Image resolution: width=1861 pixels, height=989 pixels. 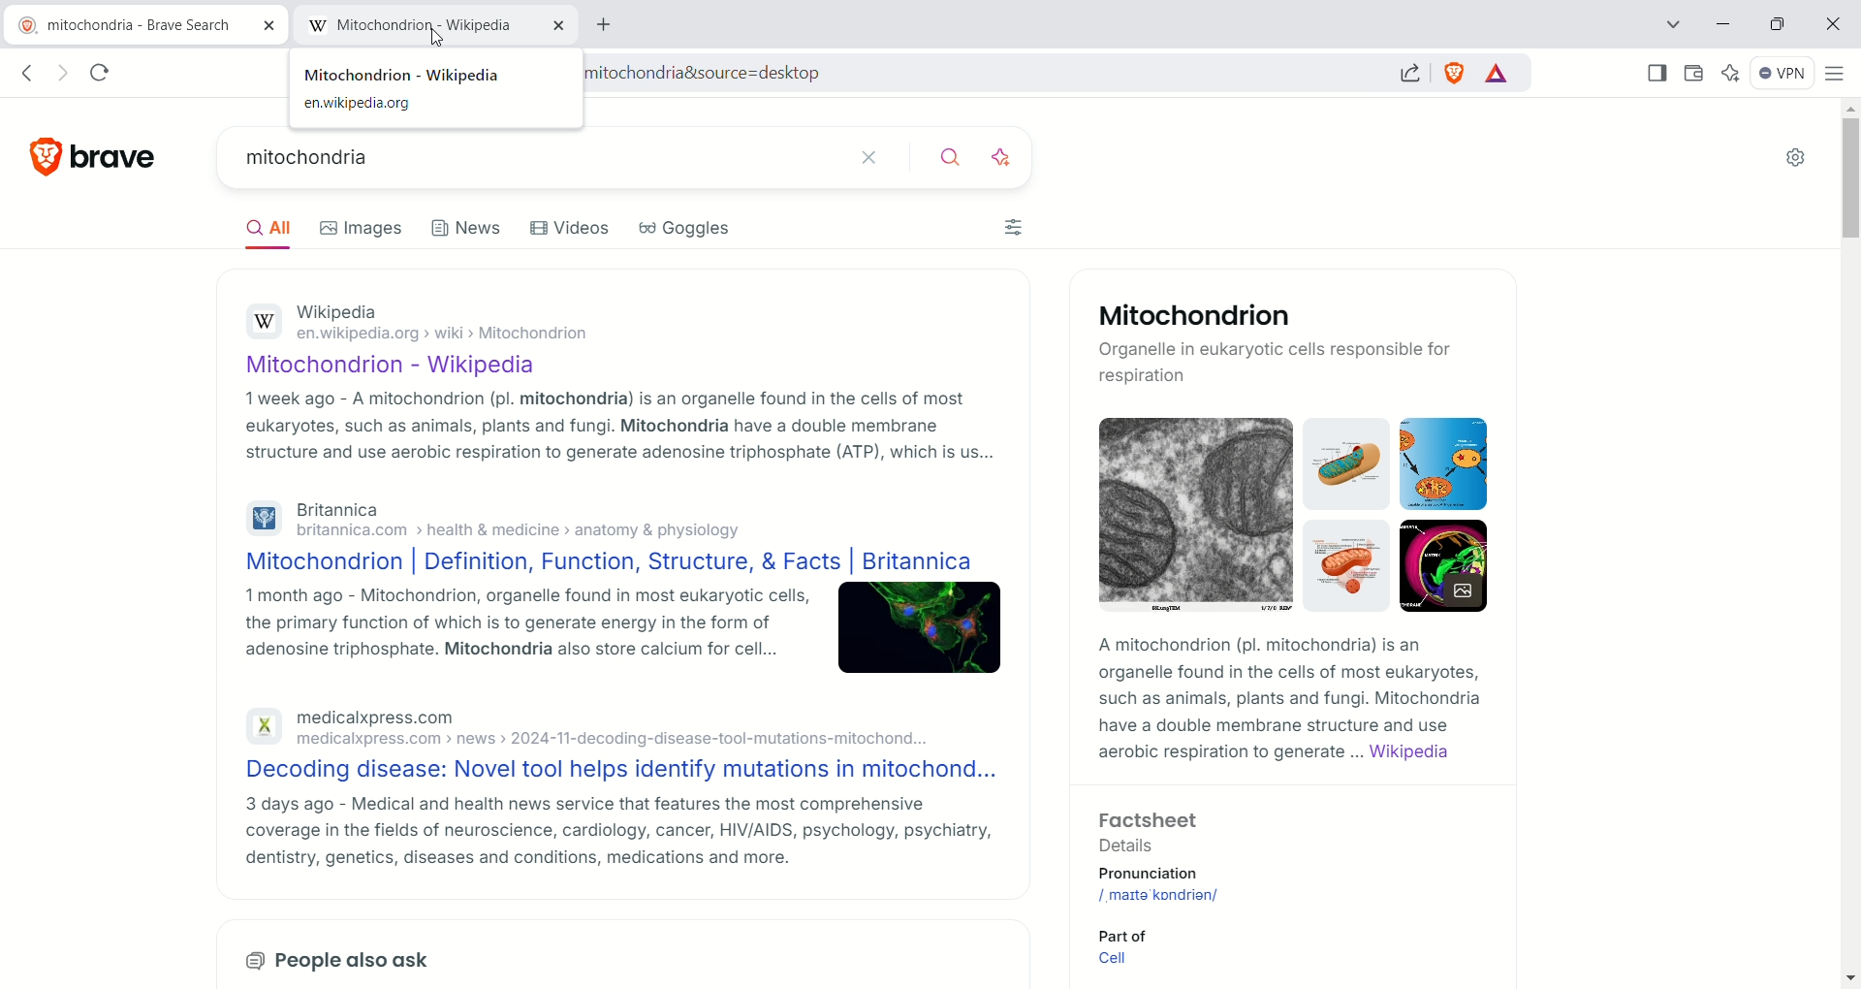 I want to click on close, so click(x=871, y=159).